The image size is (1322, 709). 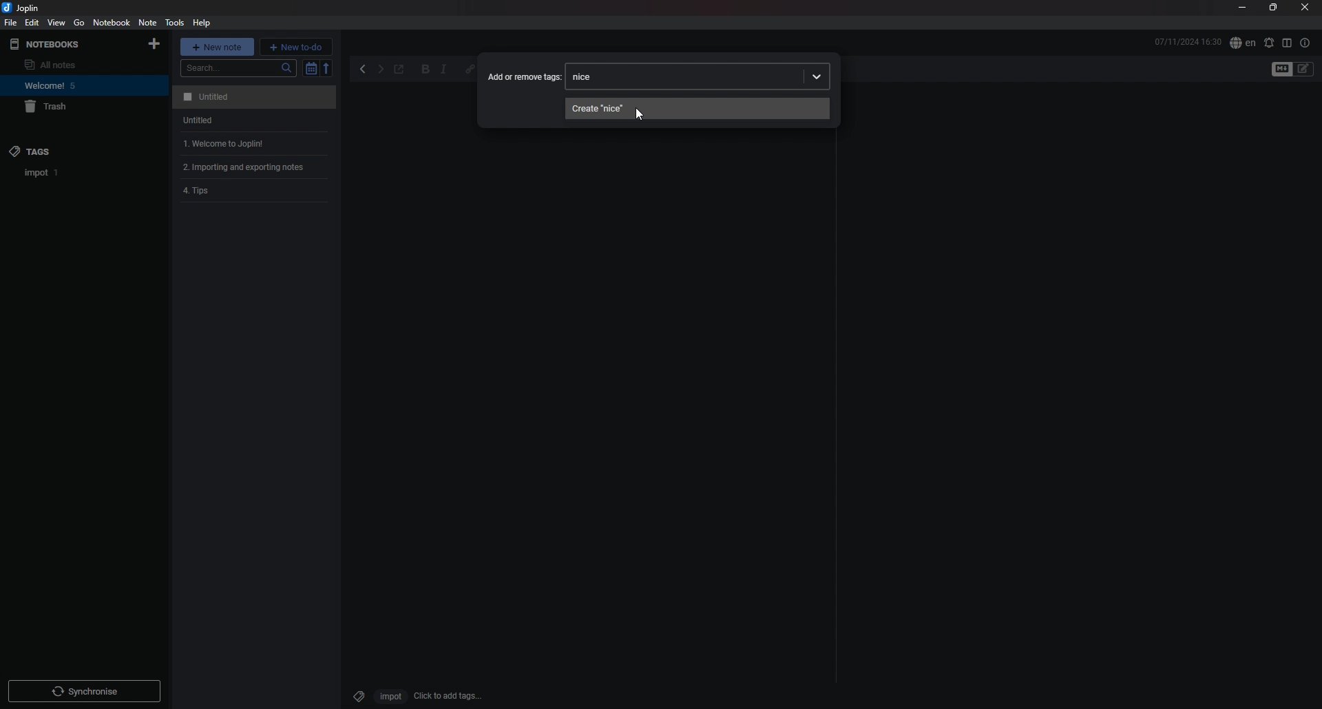 What do you see at coordinates (1305, 43) in the screenshot?
I see `note properties` at bounding box center [1305, 43].